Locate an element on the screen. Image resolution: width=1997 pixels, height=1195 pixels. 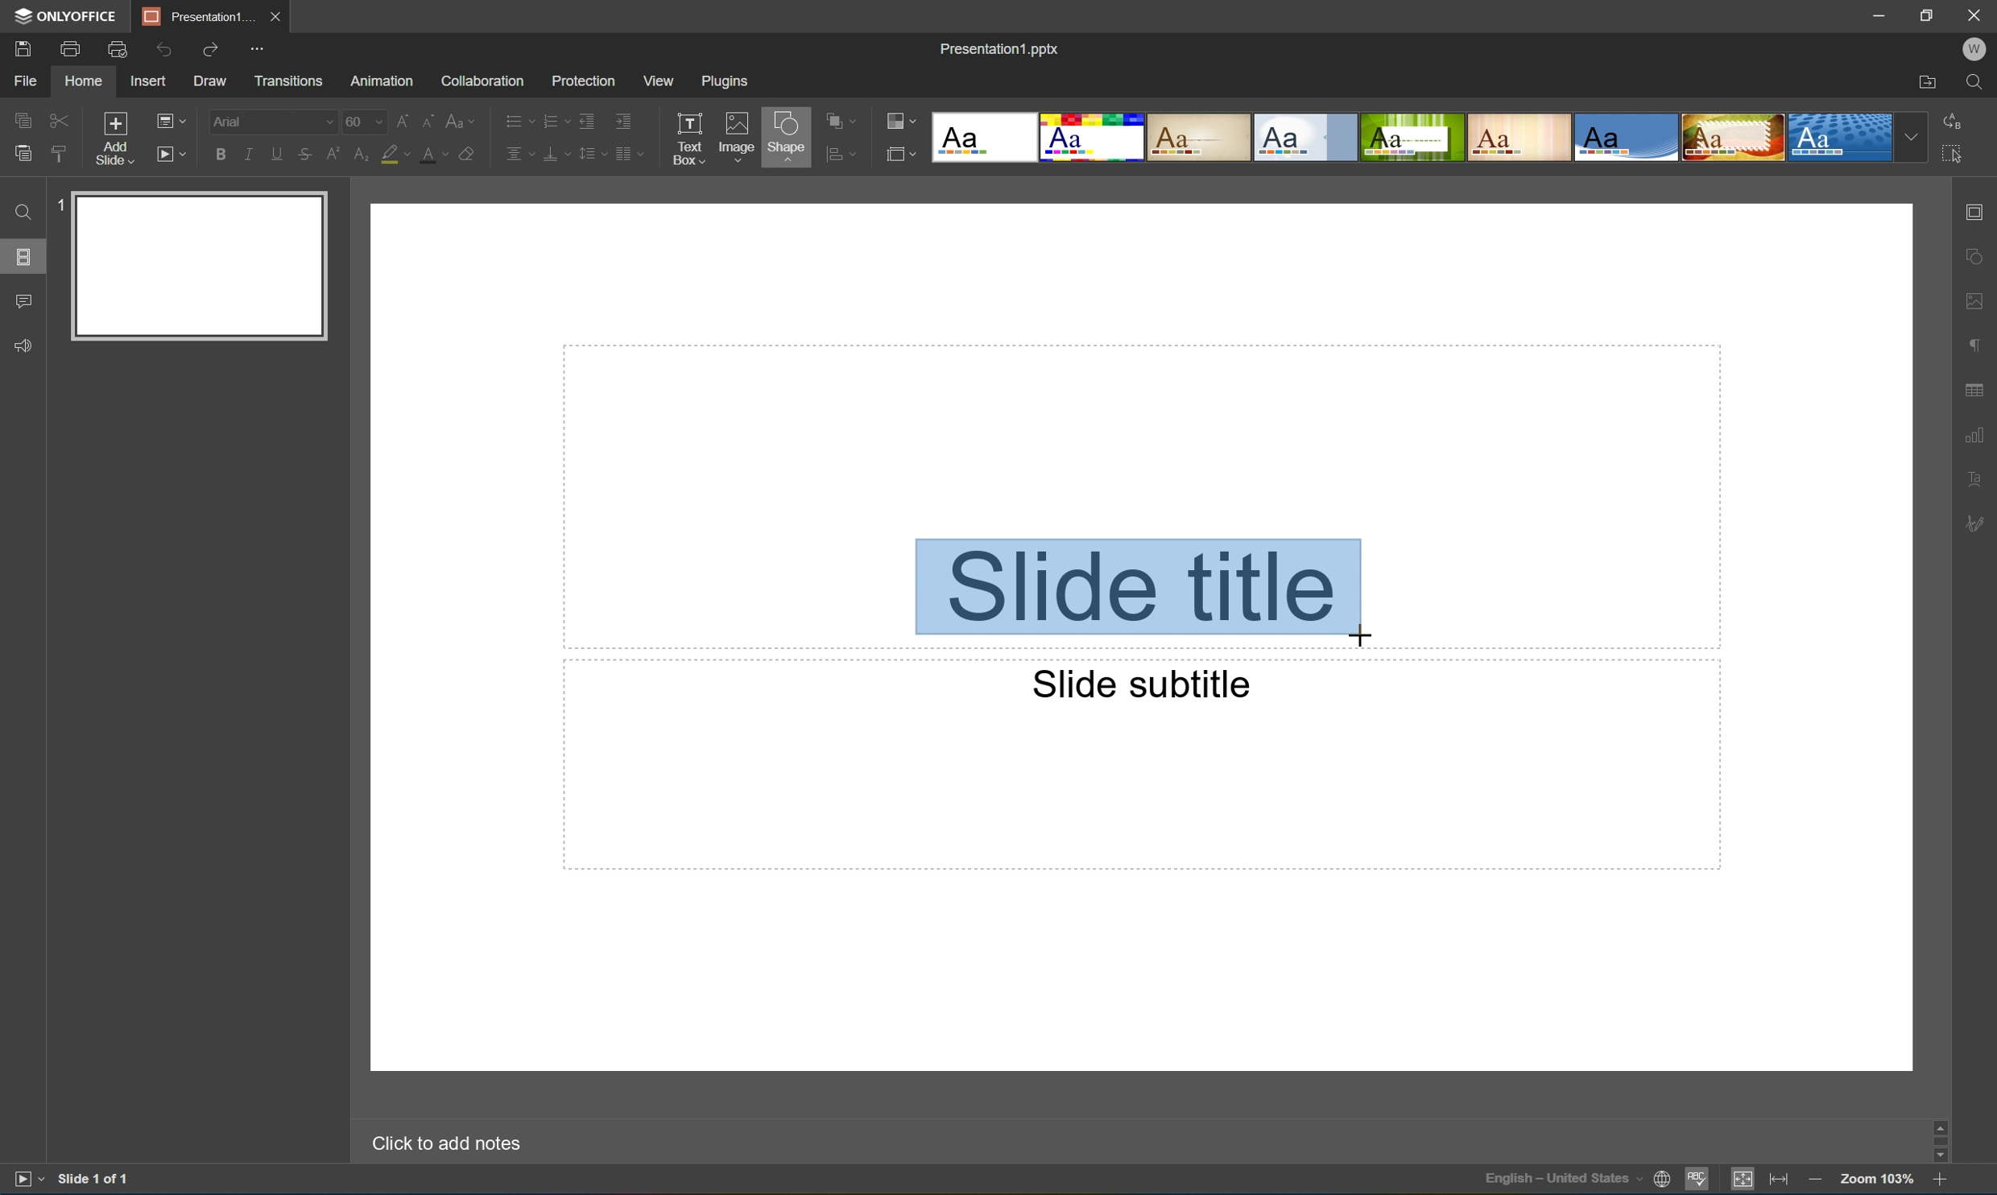
Insert column is located at coordinates (635, 153).